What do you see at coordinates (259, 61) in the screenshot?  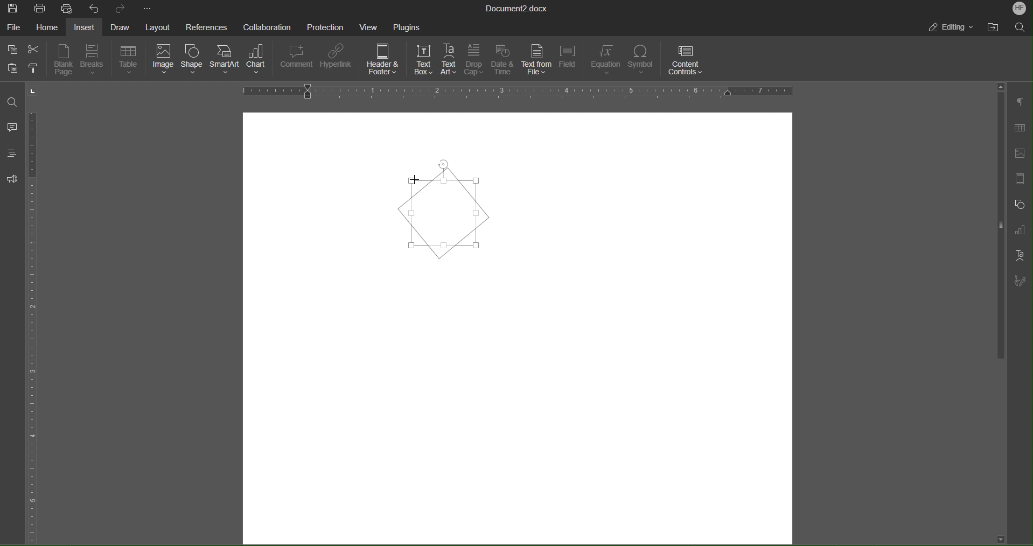 I see `Chart` at bounding box center [259, 61].